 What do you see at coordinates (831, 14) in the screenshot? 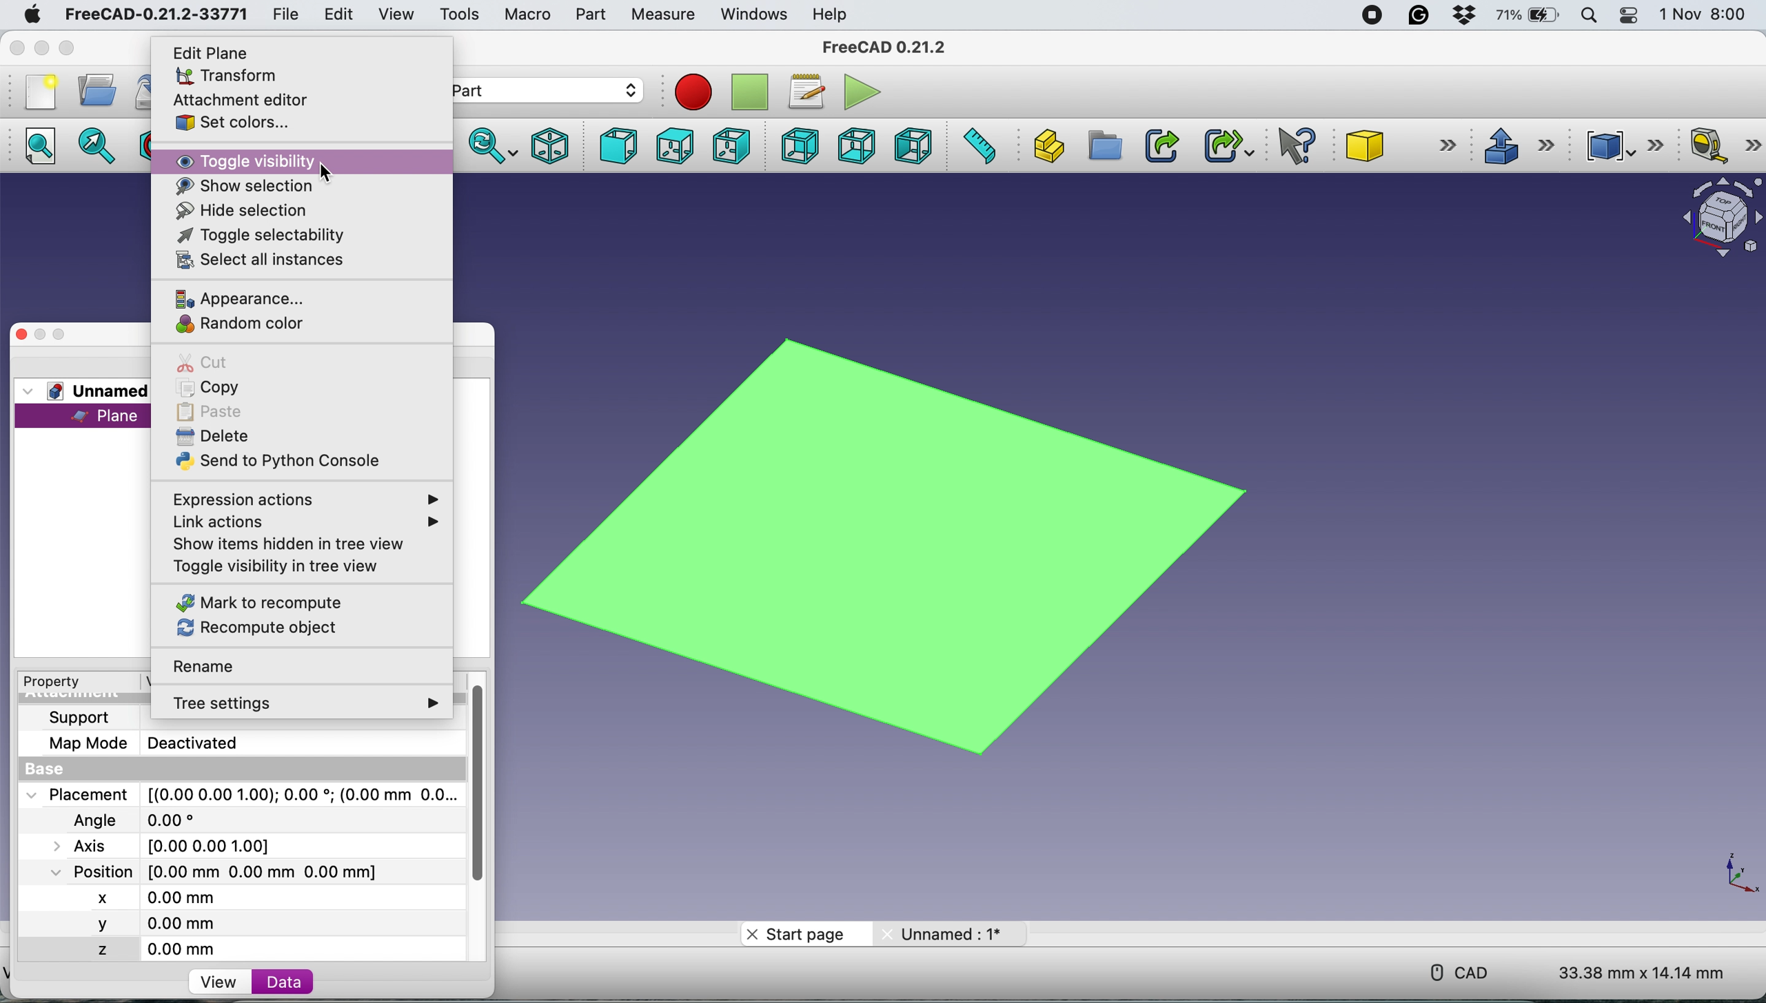
I see `help` at bounding box center [831, 14].